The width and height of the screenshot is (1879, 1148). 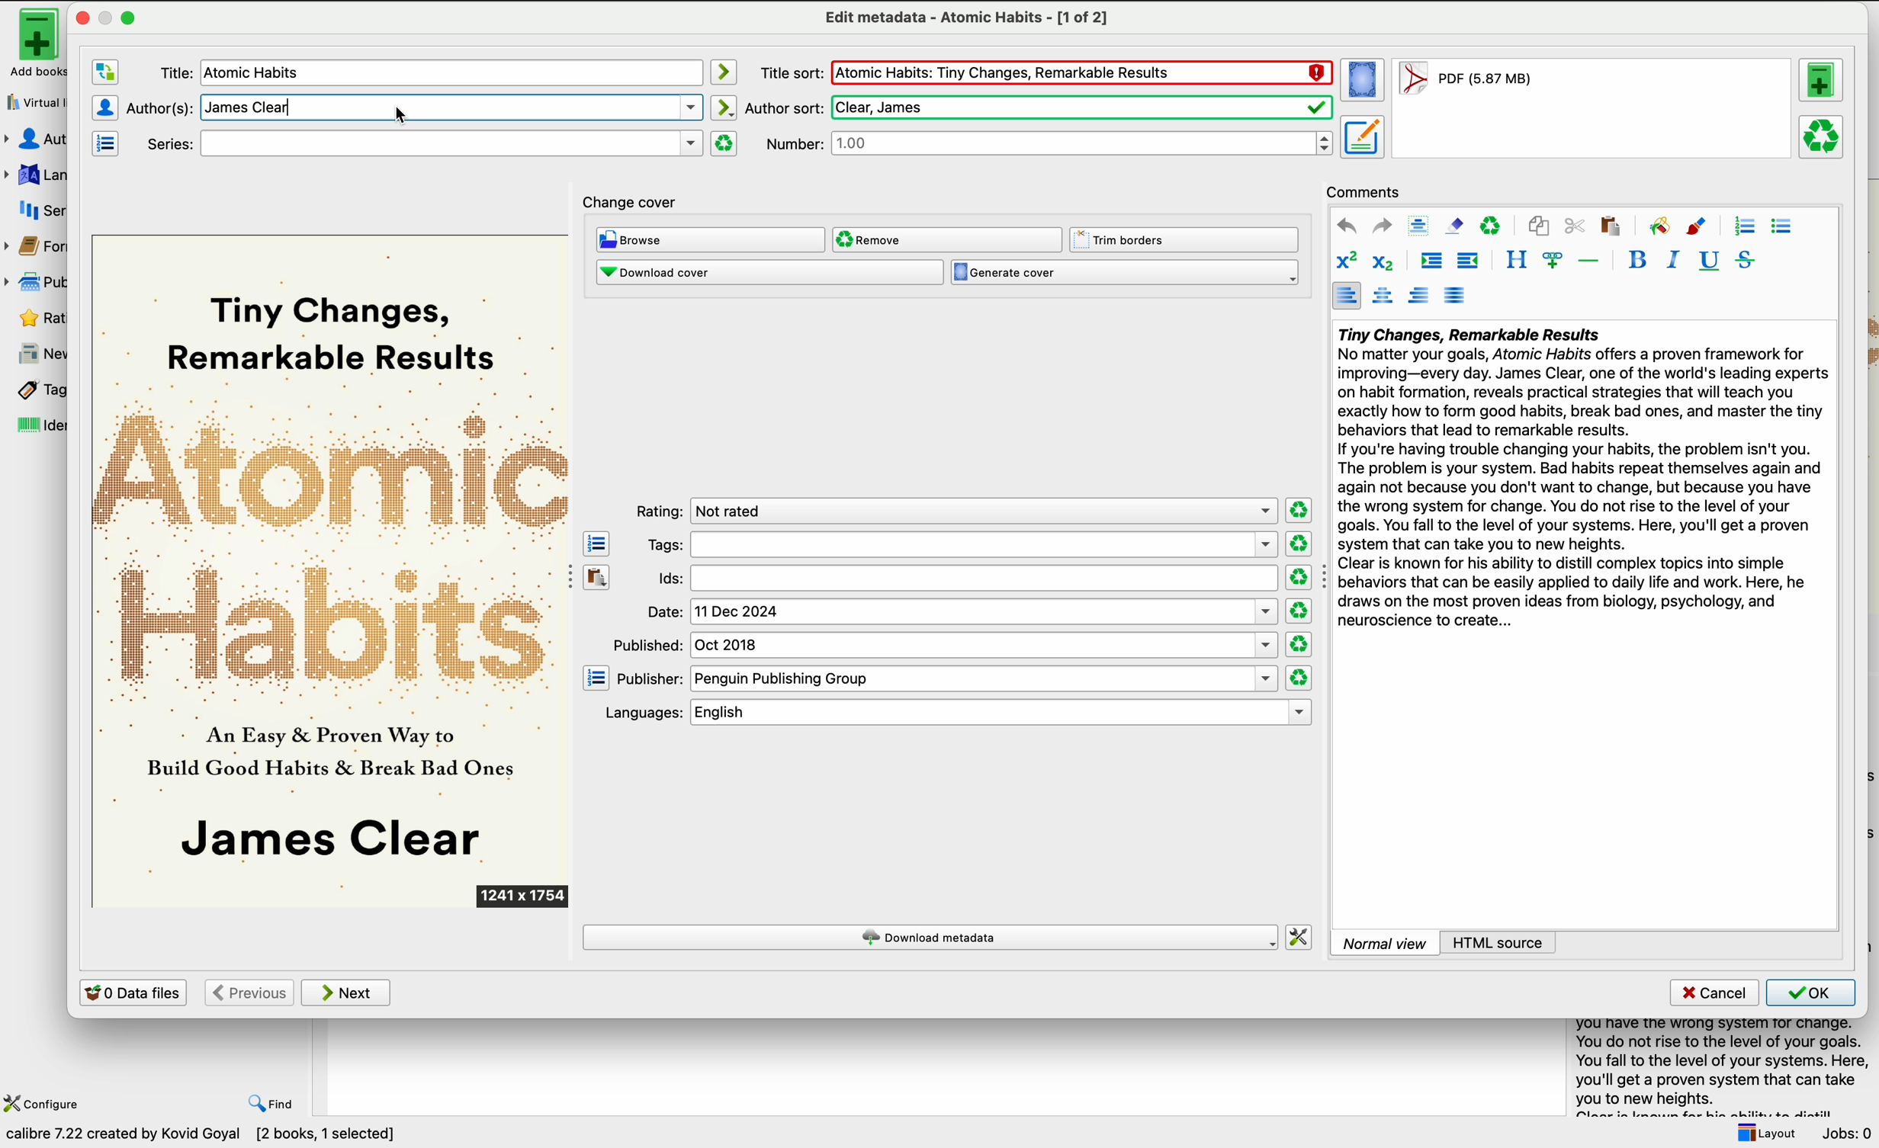 What do you see at coordinates (1364, 191) in the screenshot?
I see `comments` at bounding box center [1364, 191].